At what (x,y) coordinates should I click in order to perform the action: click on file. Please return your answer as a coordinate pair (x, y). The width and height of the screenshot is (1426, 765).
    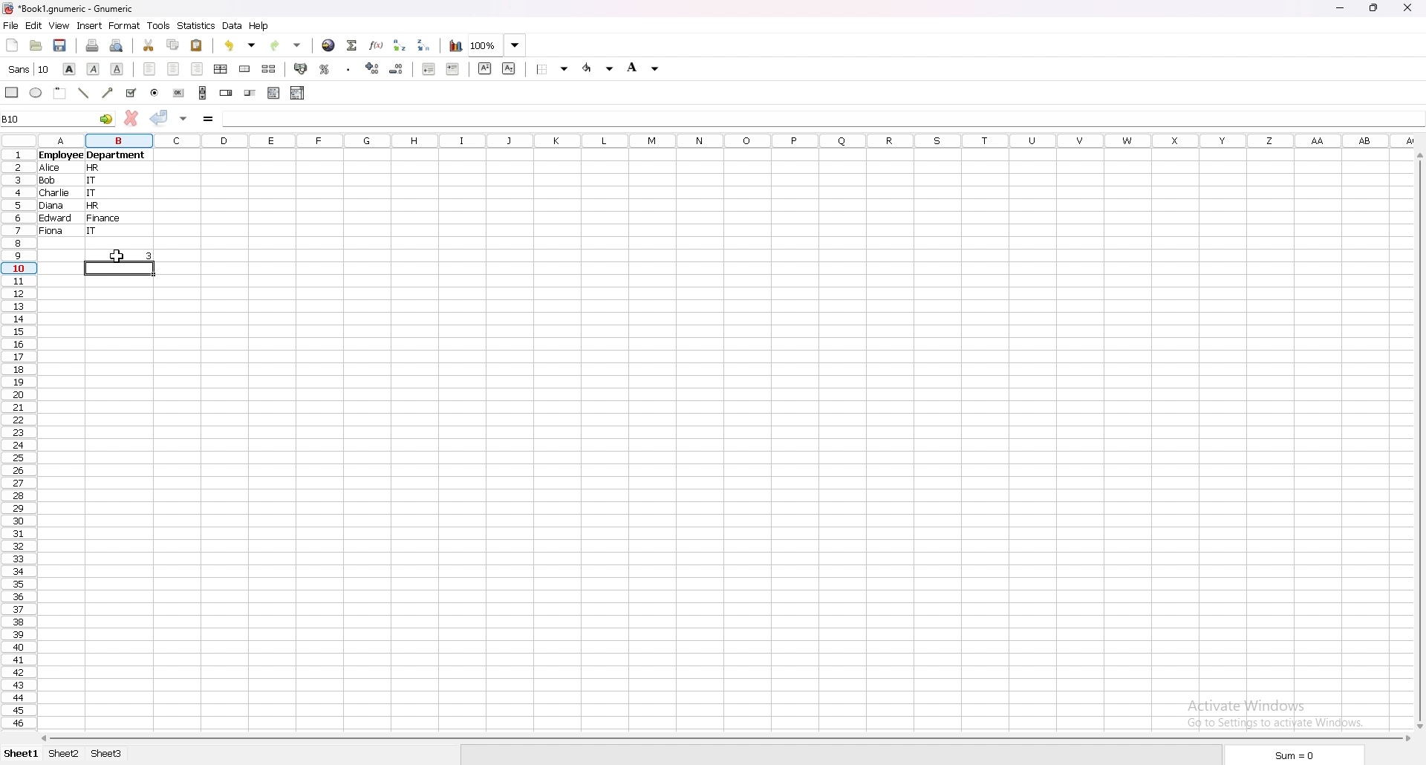
    Looking at the image, I should click on (11, 25).